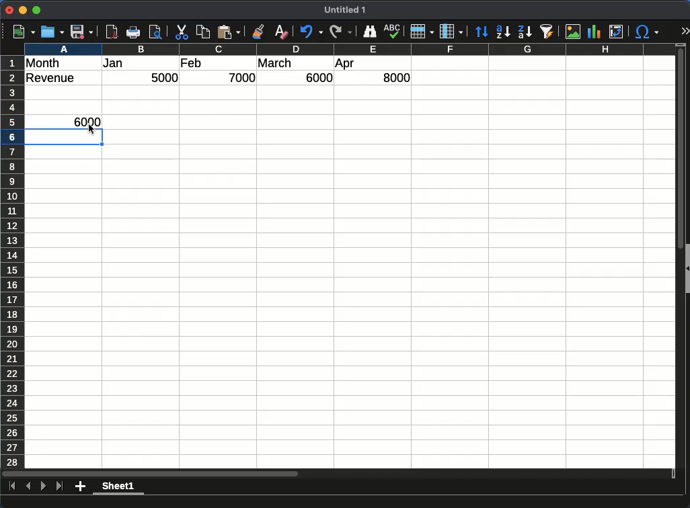 This screenshot has height=508, width=690. I want to click on previous sheet, so click(28, 486).